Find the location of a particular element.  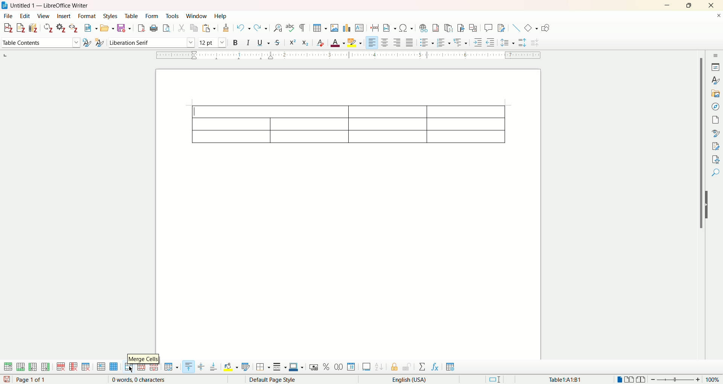

find and replace is located at coordinates (277, 28).